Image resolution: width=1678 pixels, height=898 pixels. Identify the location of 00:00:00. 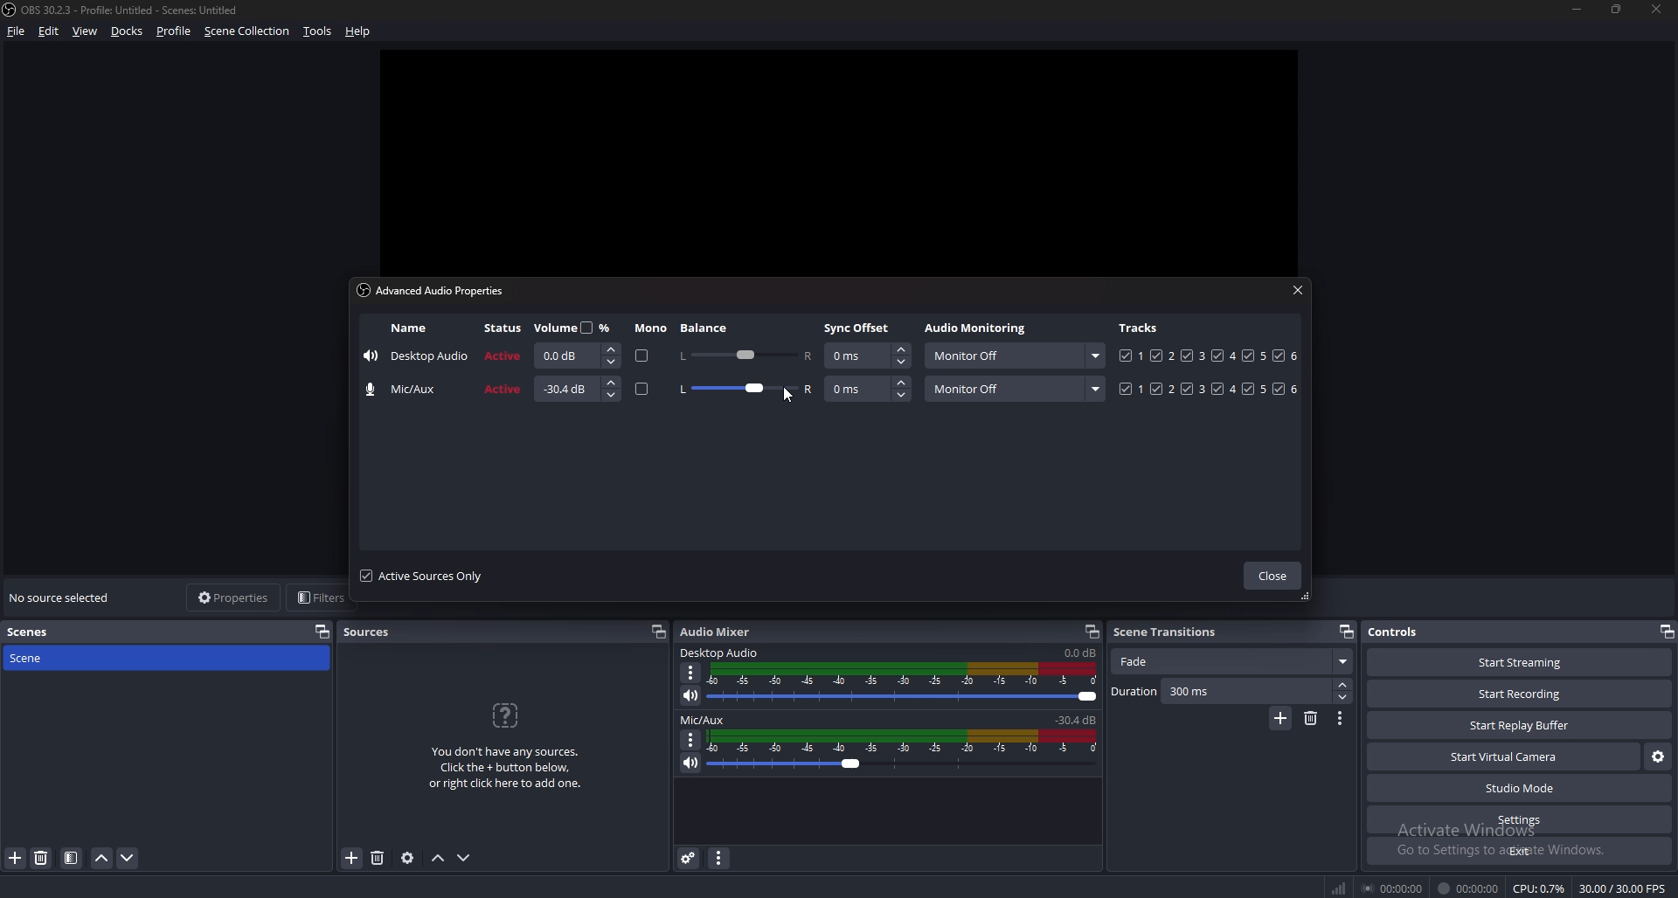
(1393, 888).